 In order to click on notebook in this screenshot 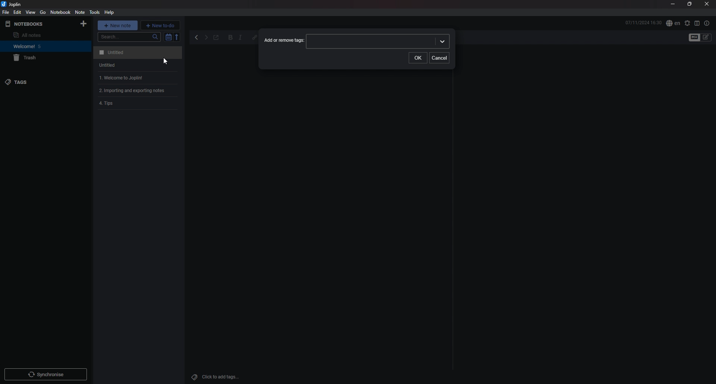, I will do `click(38, 46)`.